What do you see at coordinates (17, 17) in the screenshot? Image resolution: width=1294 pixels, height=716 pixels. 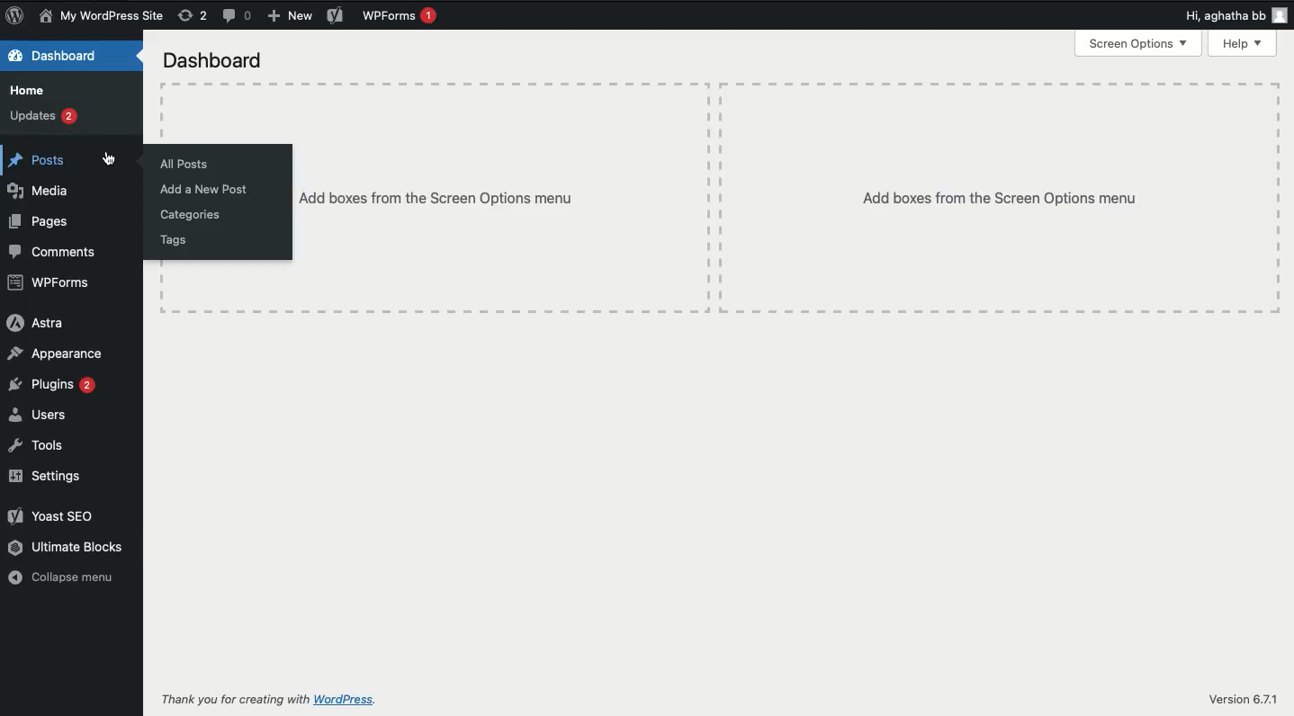 I see `Logo` at bounding box center [17, 17].